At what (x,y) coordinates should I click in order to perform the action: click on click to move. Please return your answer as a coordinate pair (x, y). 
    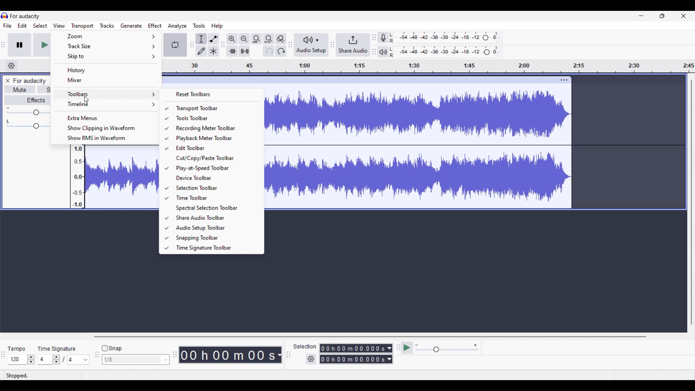
    Looking at the image, I should click on (360, 79).